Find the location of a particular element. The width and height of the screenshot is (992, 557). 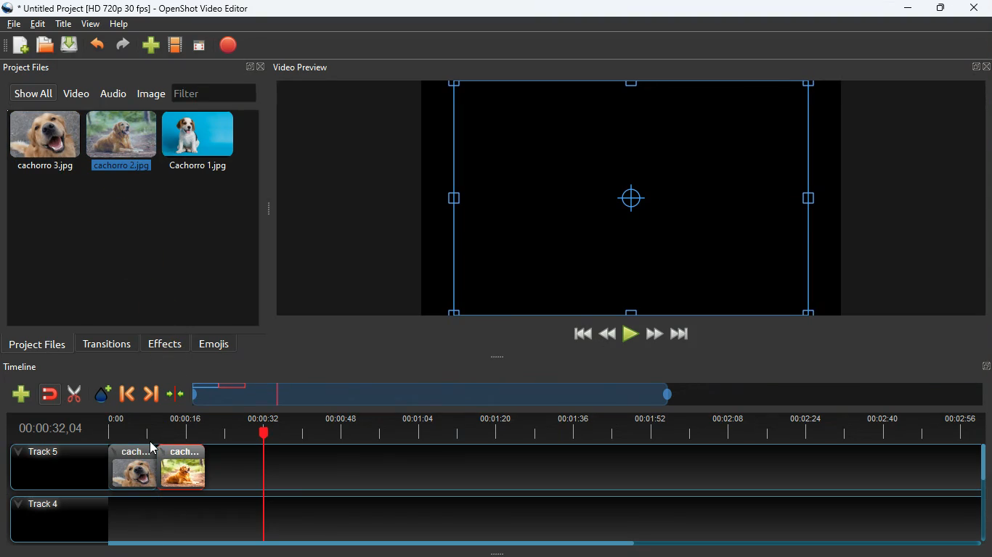

video is located at coordinates (76, 94).